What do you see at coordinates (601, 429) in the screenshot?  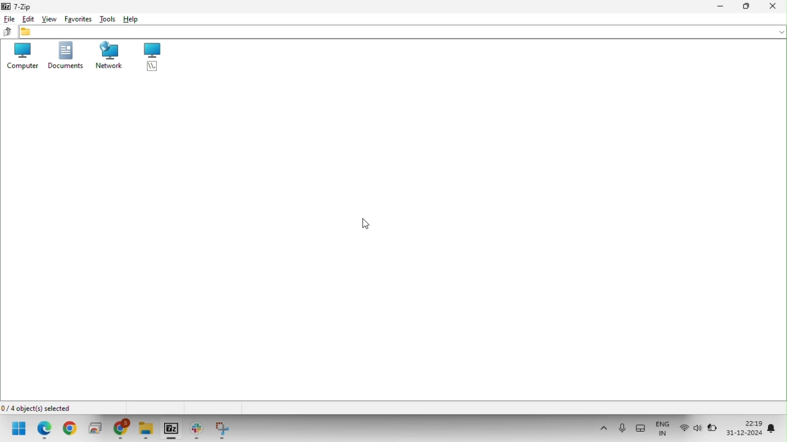 I see `more` at bounding box center [601, 429].